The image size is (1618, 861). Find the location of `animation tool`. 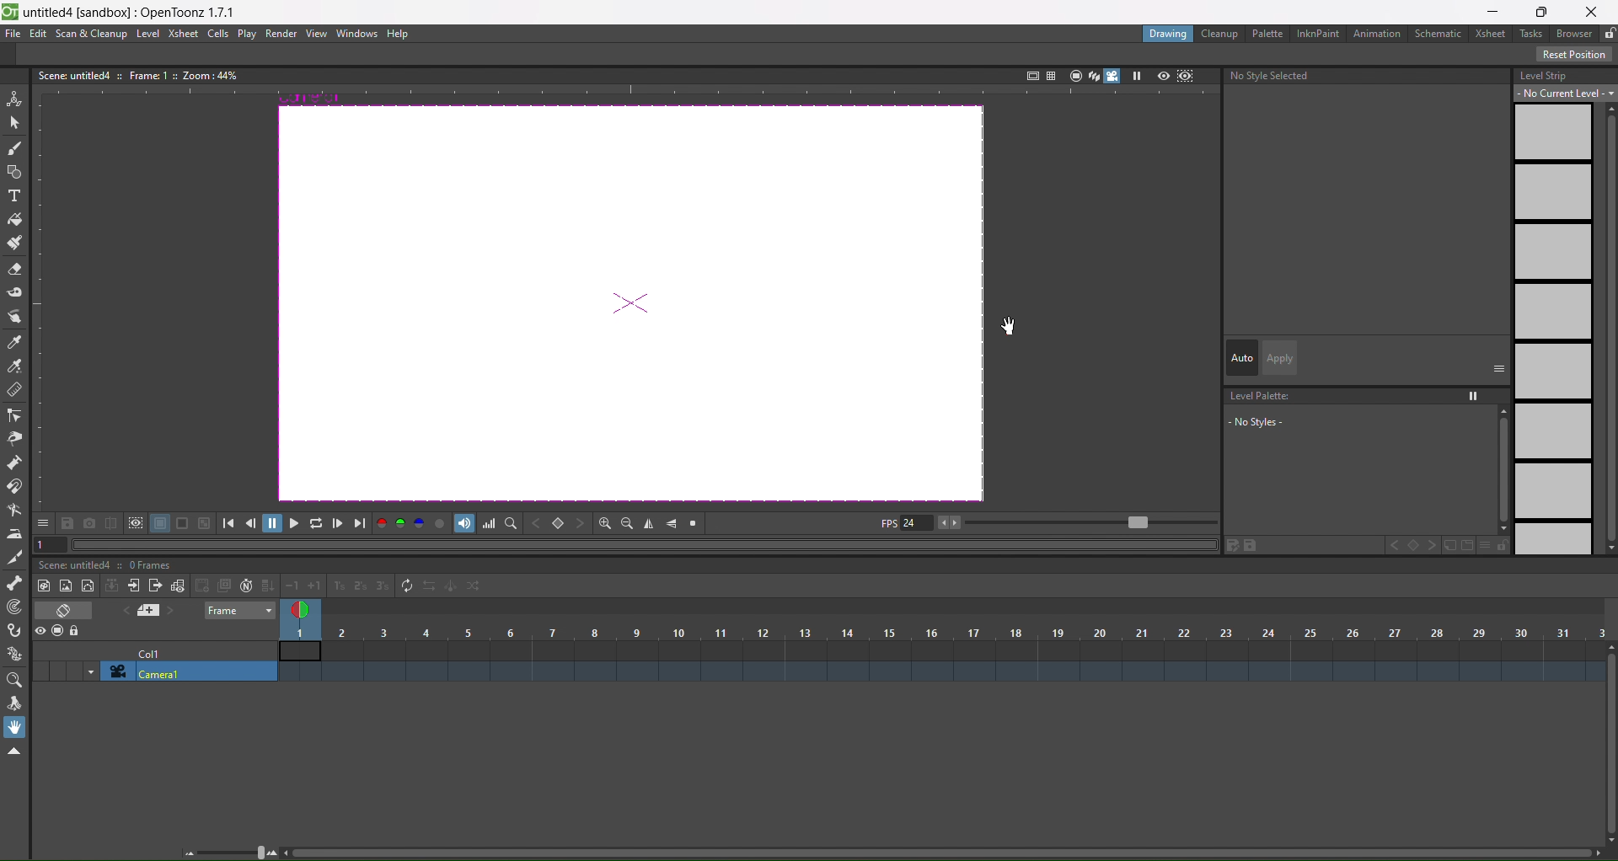

animation tool is located at coordinates (14, 97).